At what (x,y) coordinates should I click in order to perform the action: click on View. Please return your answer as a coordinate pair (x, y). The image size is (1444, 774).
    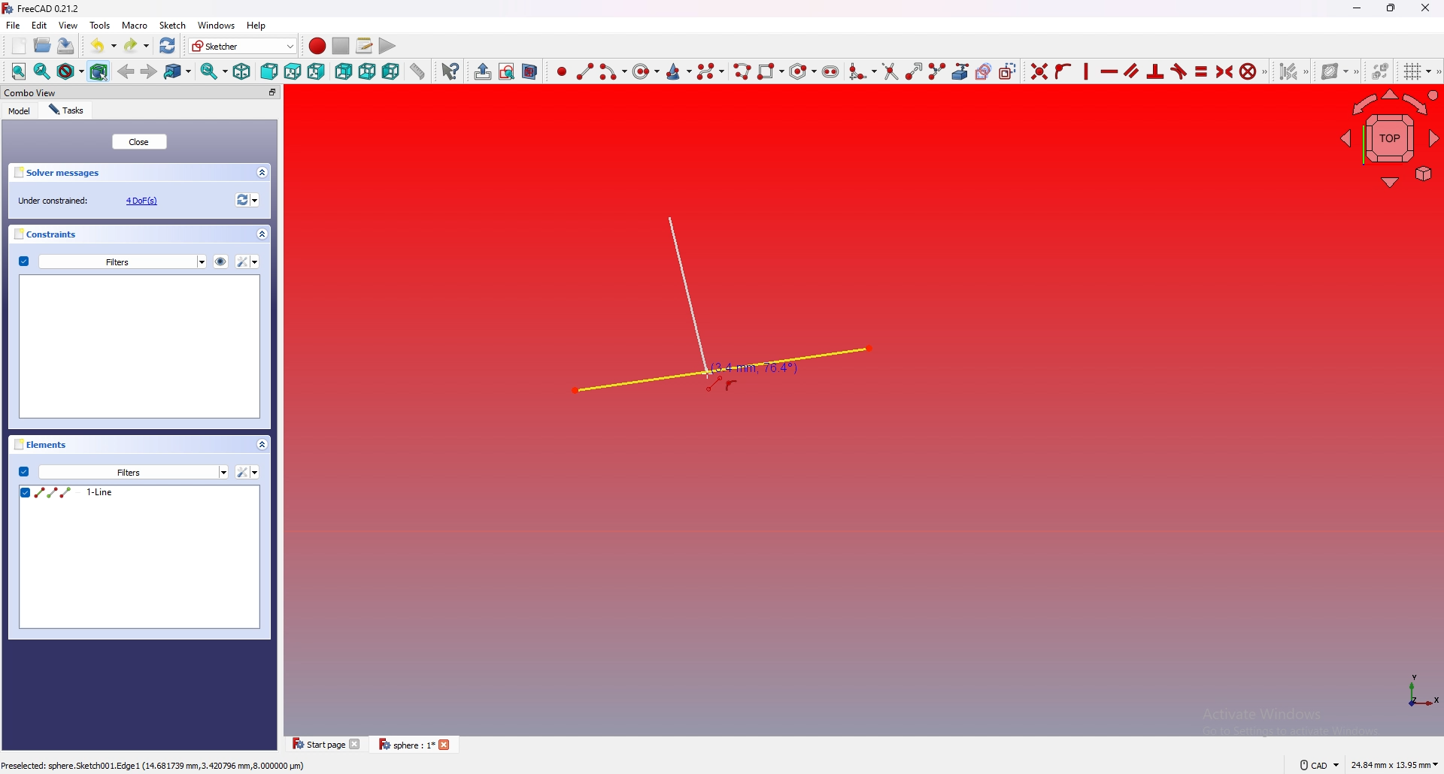
    Looking at the image, I should click on (68, 25).